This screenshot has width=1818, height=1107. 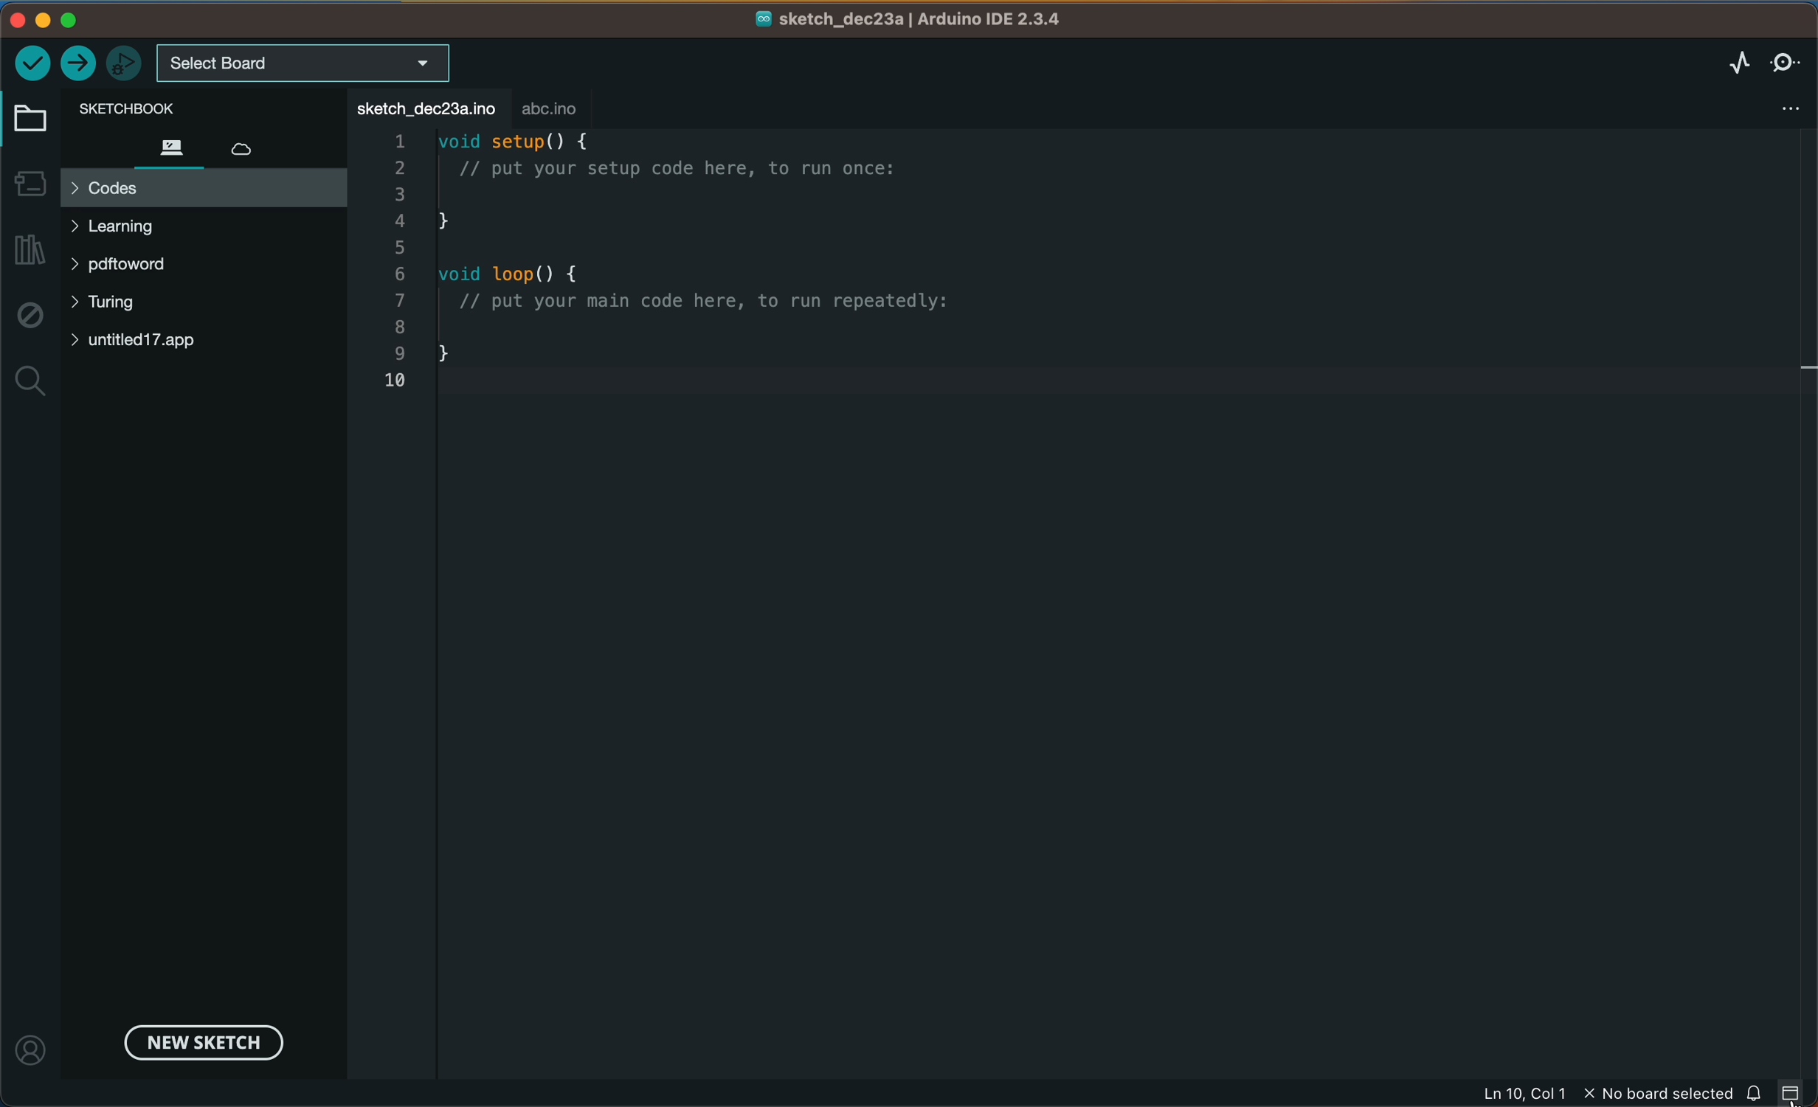 I want to click on serial plotter, so click(x=1733, y=61).